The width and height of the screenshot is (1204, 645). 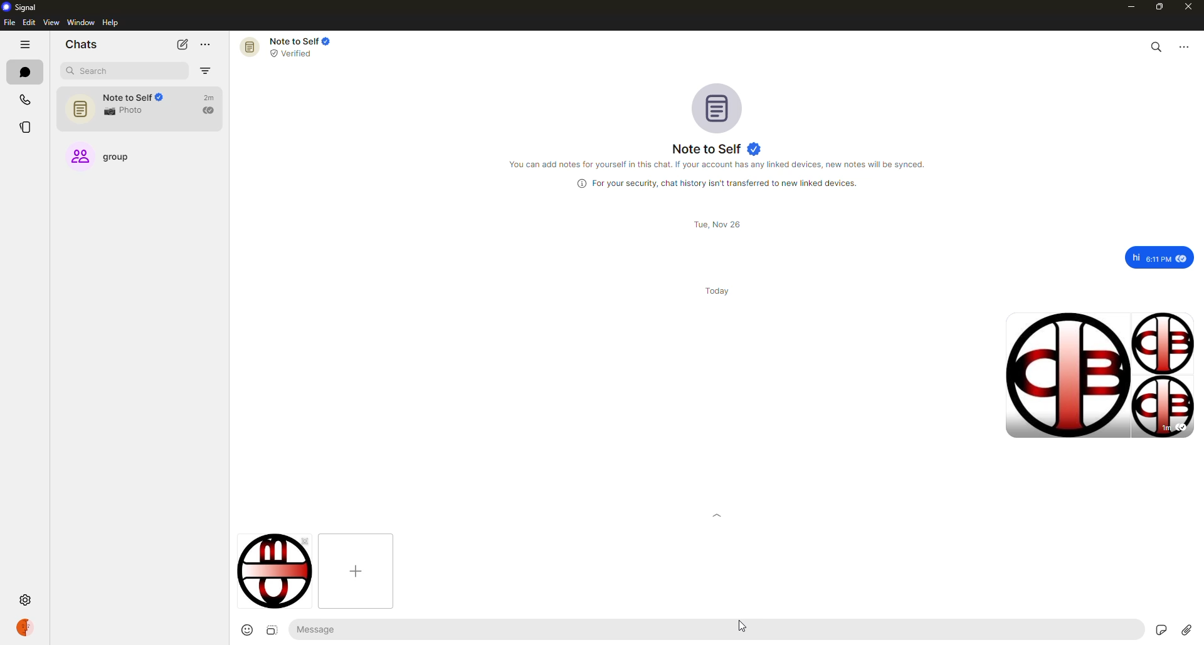 What do you see at coordinates (23, 100) in the screenshot?
I see `calls` at bounding box center [23, 100].